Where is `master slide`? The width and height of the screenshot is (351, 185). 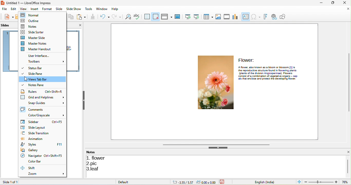 master slide is located at coordinates (178, 17).